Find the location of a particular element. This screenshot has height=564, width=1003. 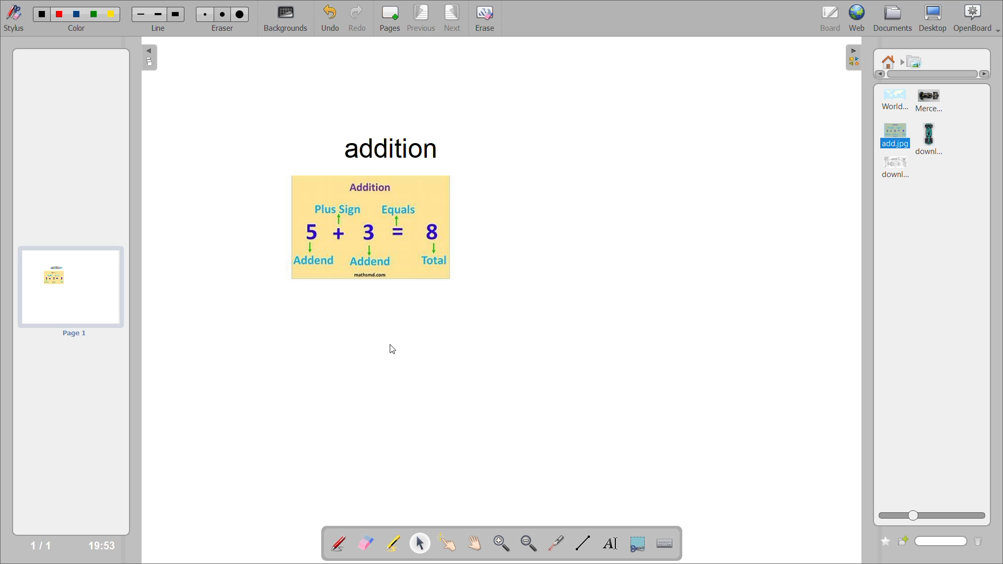

image 2 is located at coordinates (932, 101).